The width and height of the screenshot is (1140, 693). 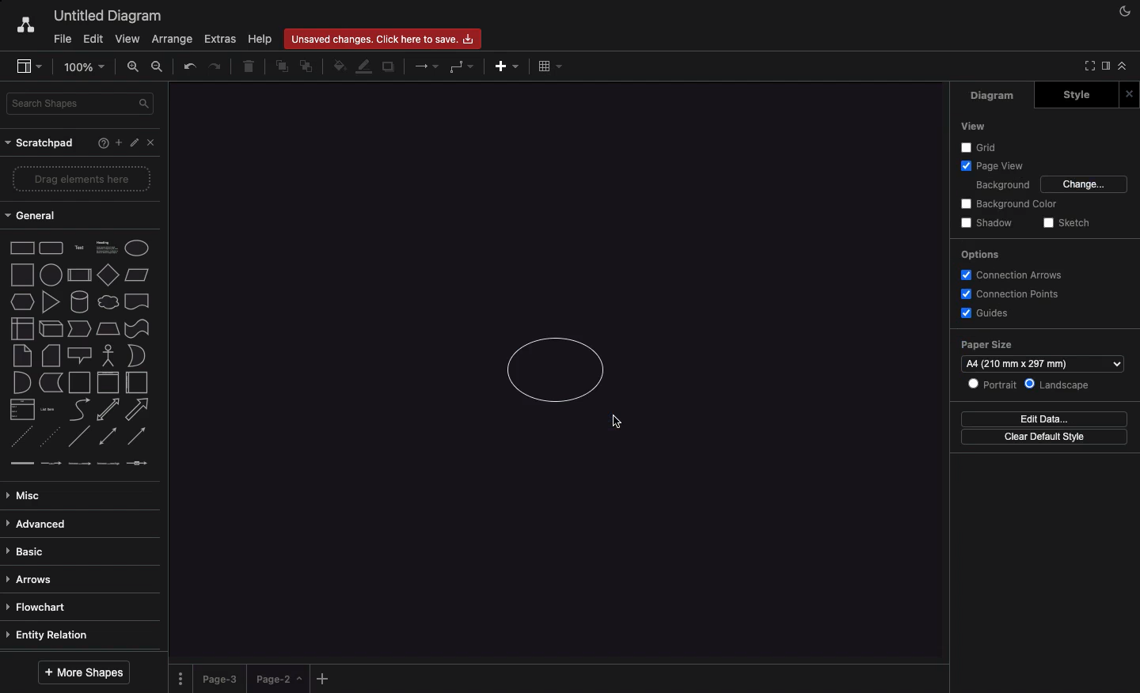 I want to click on Duplicate, so click(x=390, y=66).